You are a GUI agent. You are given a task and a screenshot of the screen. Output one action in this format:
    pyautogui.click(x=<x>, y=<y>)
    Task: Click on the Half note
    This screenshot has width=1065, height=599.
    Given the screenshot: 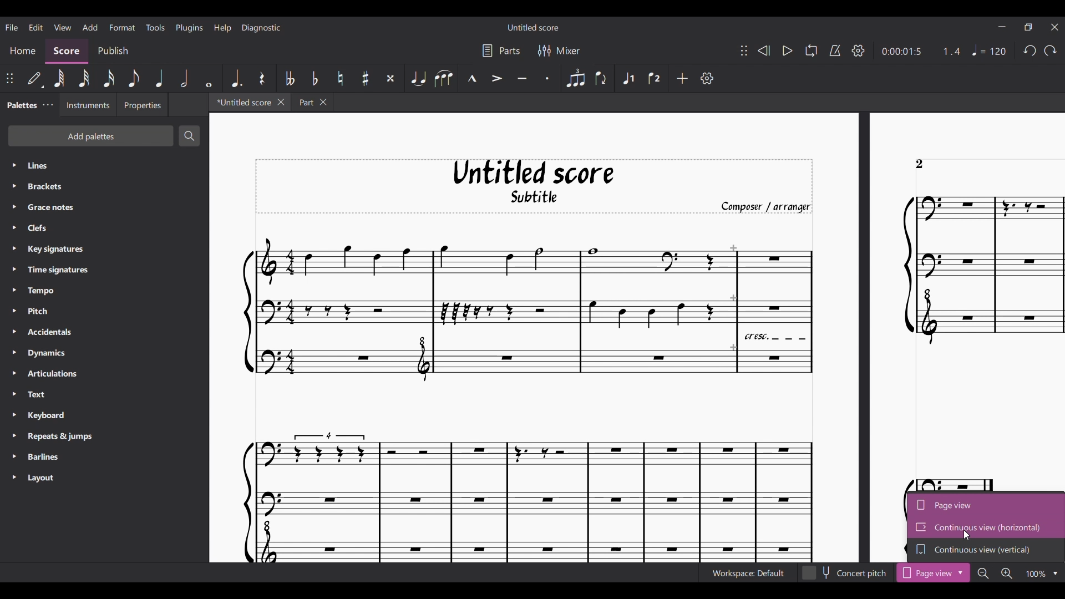 What is the action you would take?
    pyautogui.click(x=184, y=78)
    